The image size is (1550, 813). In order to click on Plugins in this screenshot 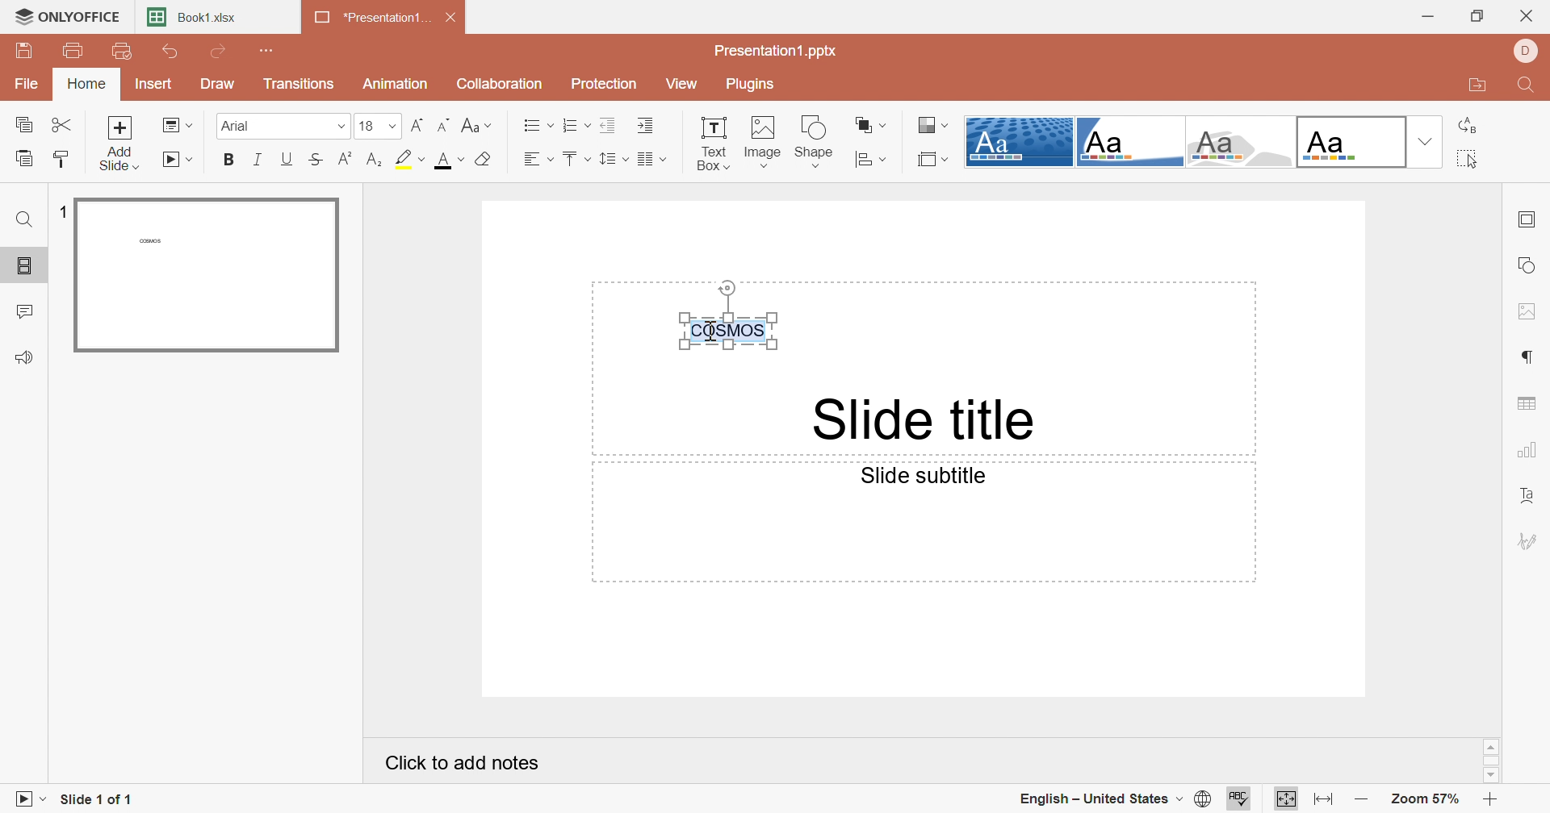, I will do `click(749, 85)`.